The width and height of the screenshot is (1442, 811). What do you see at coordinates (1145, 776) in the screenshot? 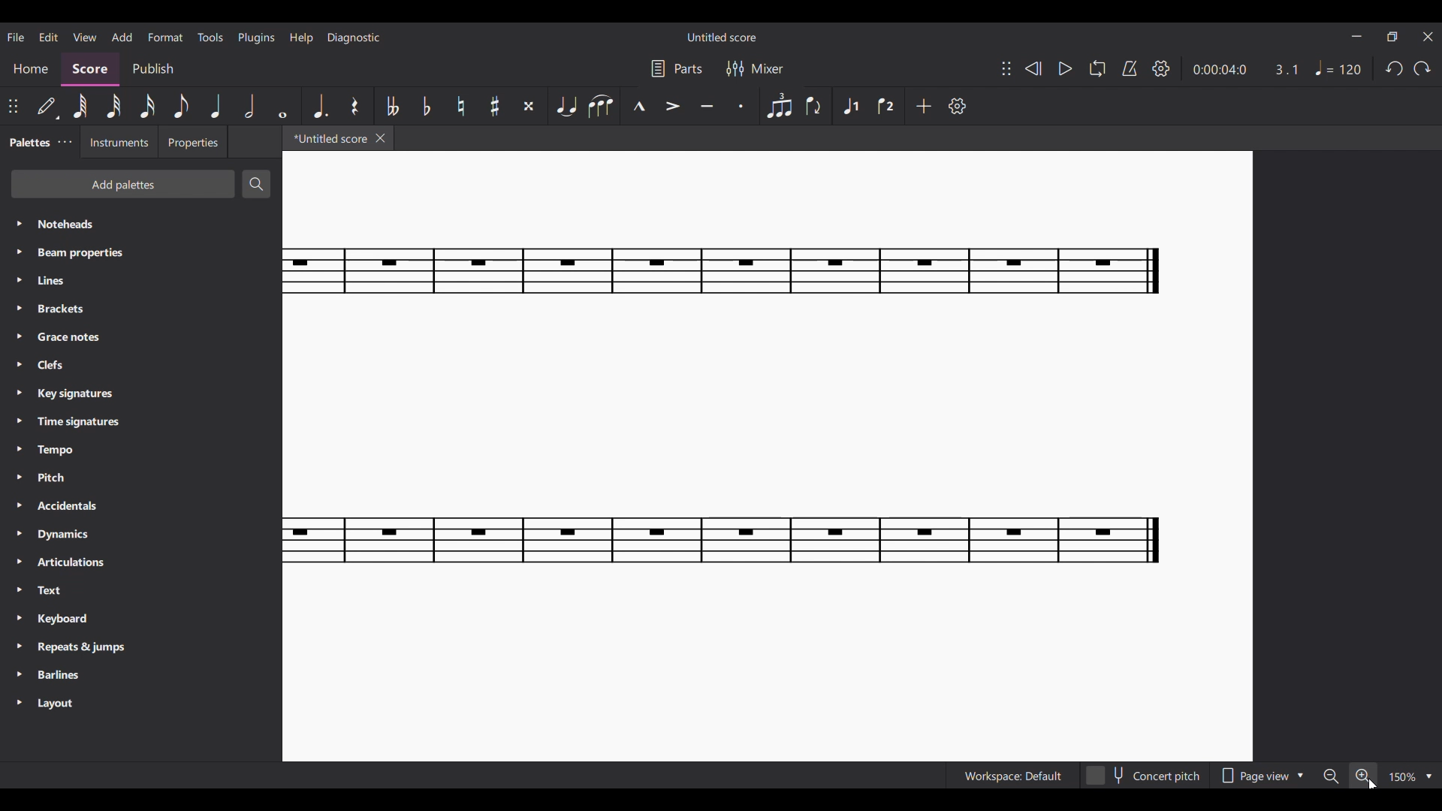
I see `Concert pitch toggle` at bounding box center [1145, 776].